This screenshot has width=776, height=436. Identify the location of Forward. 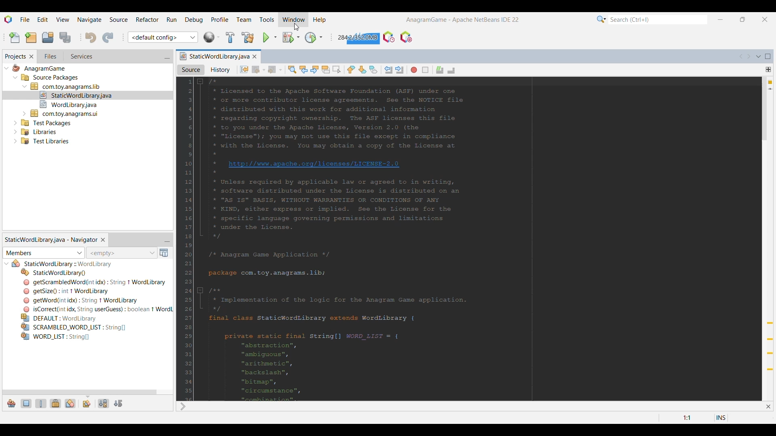
(272, 69).